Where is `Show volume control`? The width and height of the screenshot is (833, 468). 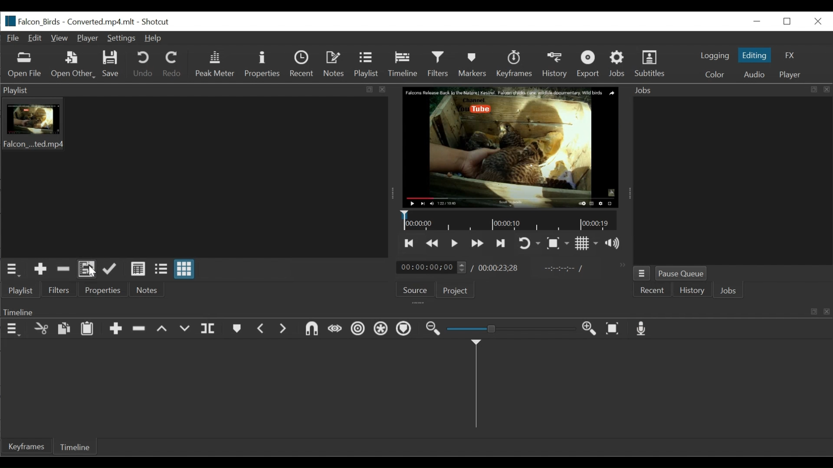 Show volume control is located at coordinates (614, 244).